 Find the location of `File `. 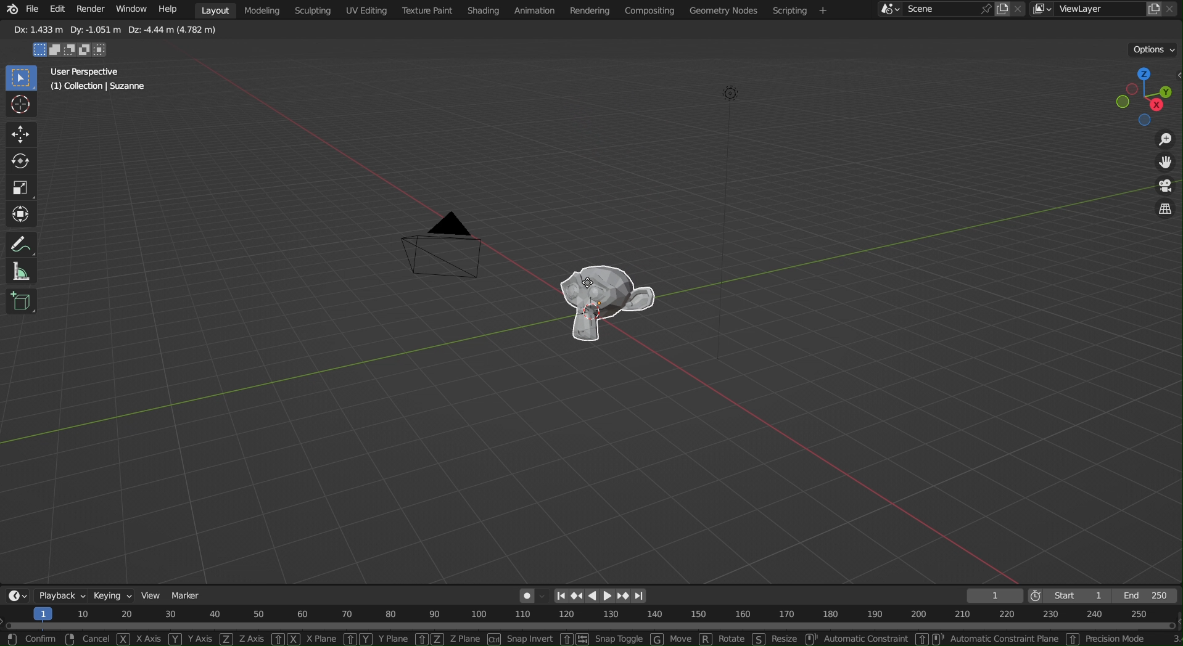

File  is located at coordinates (35, 12).